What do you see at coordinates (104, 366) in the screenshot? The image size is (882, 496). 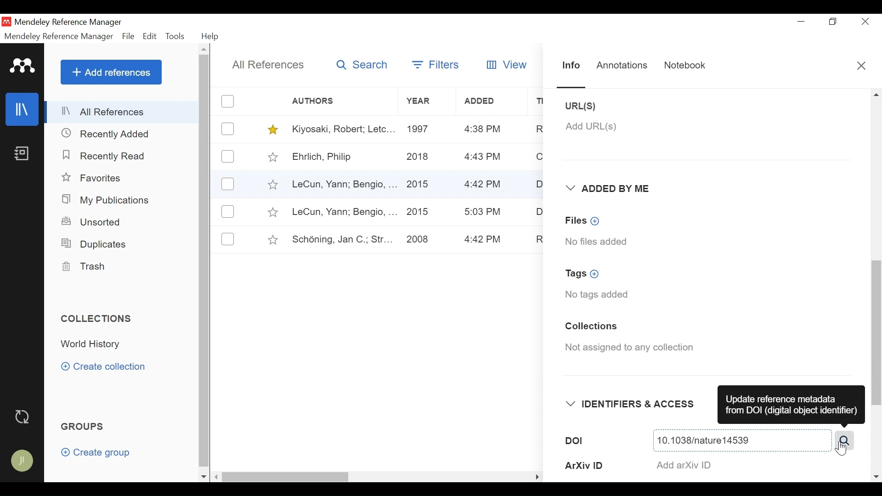 I see `Create category` at bounding box center [104, 366].